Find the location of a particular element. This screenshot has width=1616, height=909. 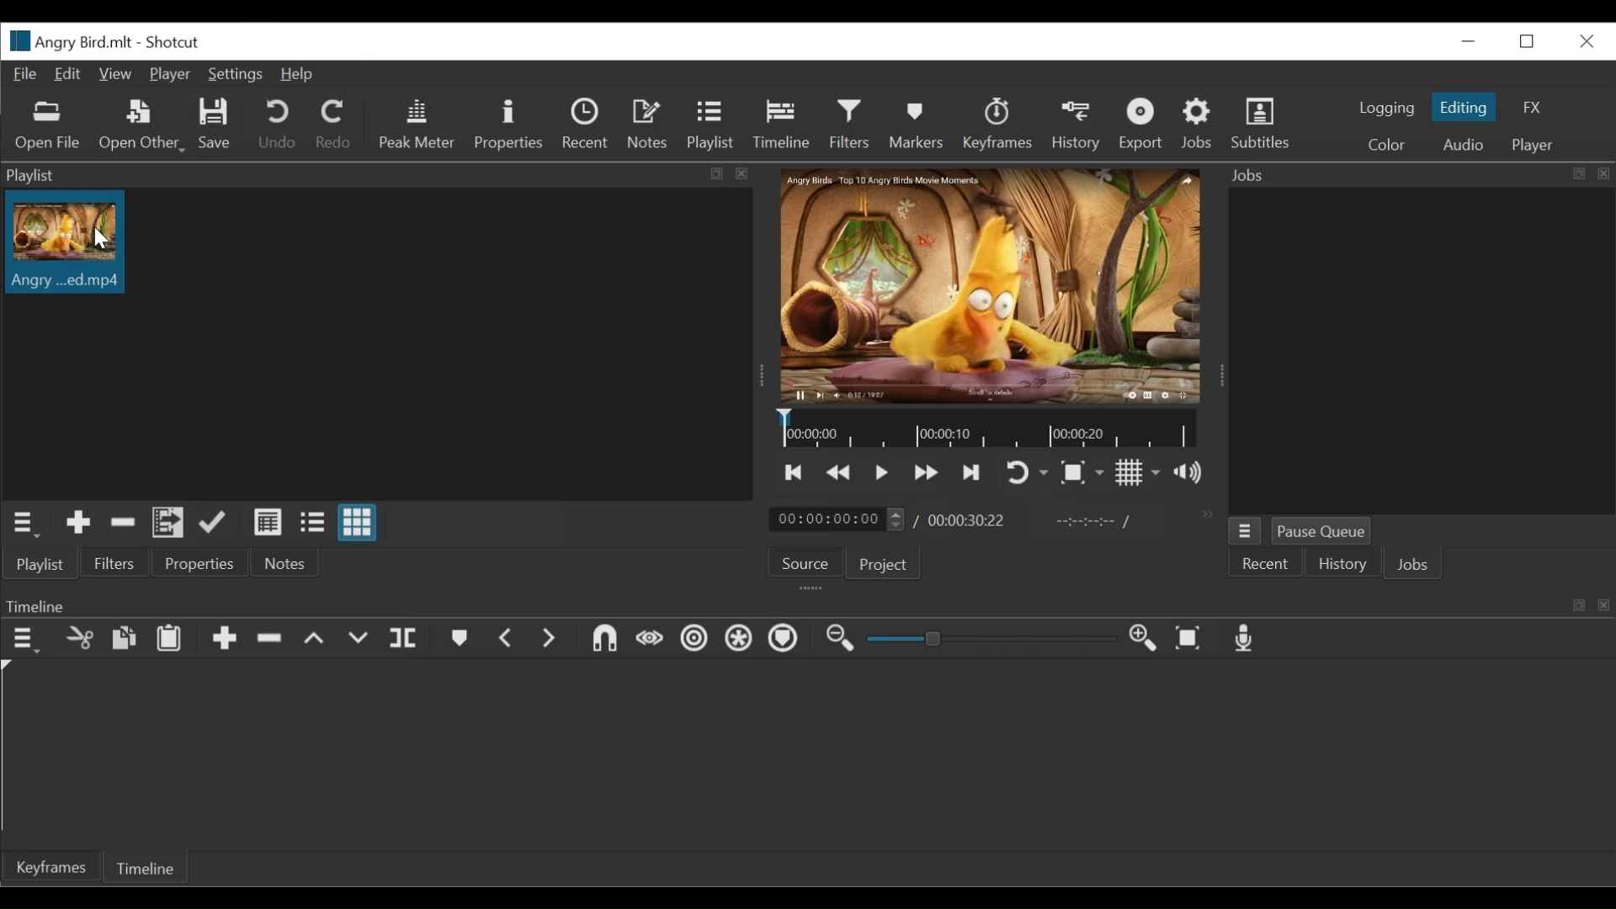

overwrite is located at coordinates (357, 641).